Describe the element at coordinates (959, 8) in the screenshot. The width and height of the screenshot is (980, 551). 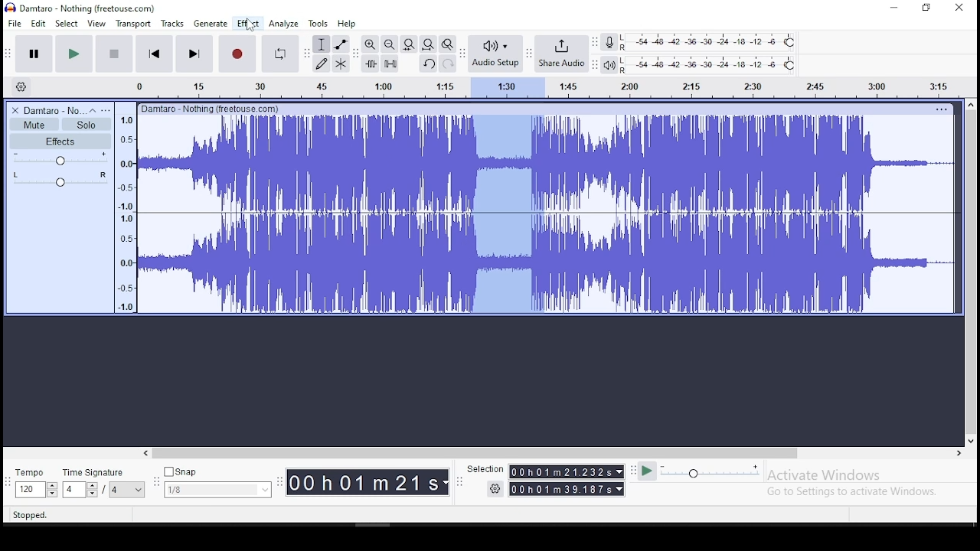
I see `close` at that location.